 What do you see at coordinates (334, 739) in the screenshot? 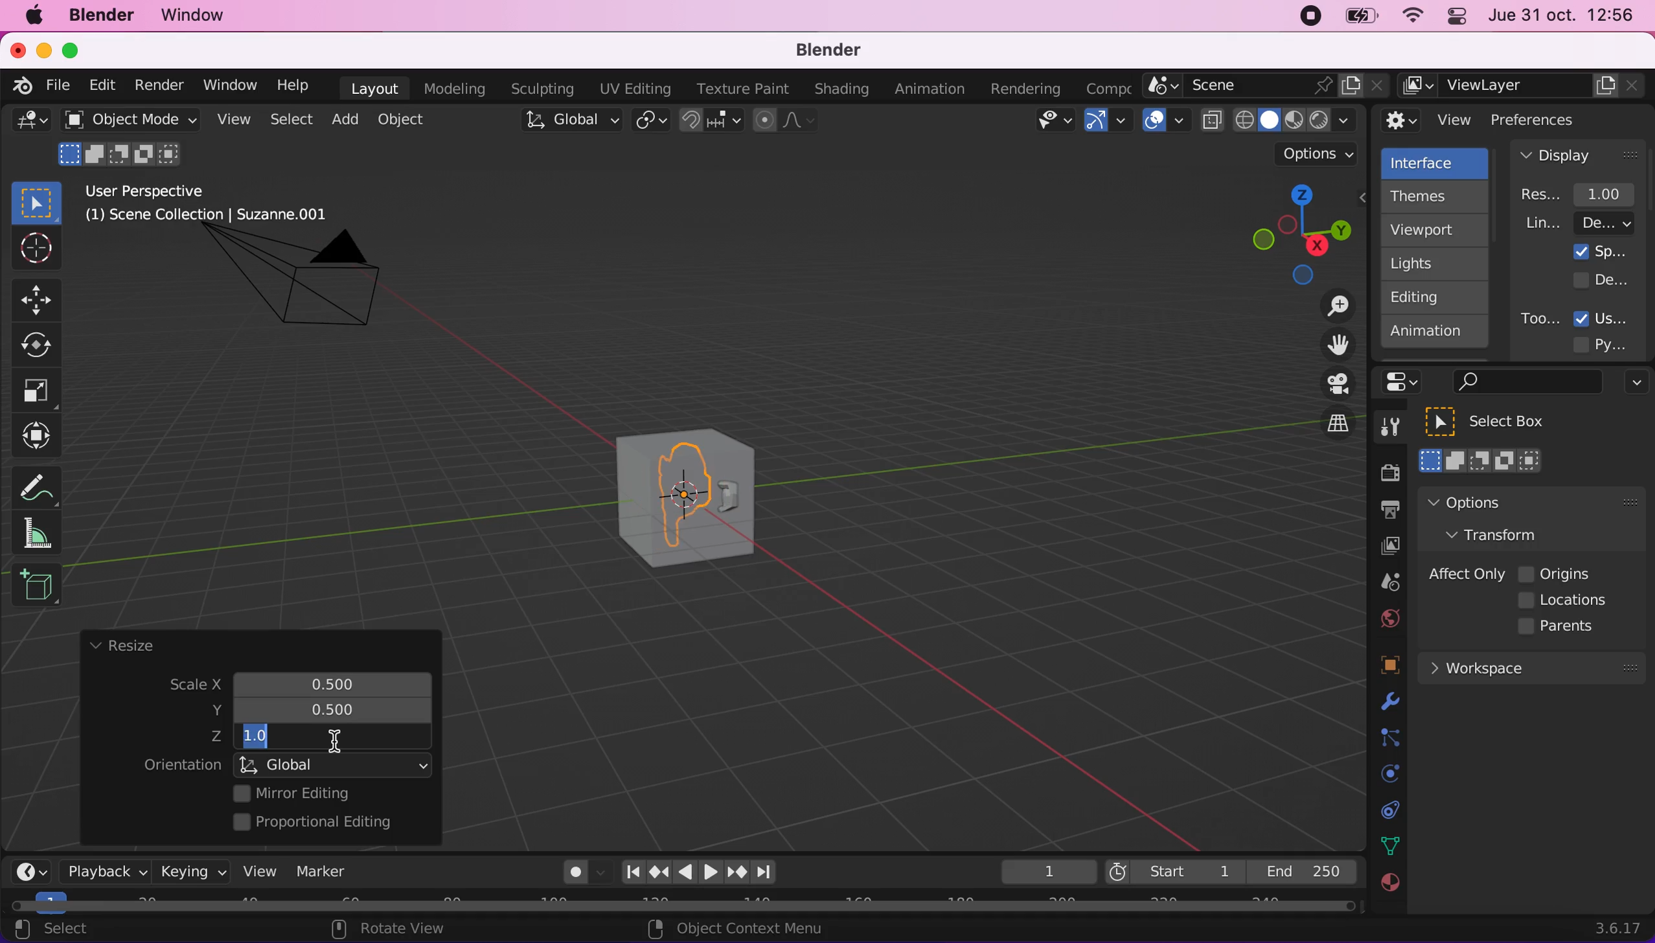
I see `cursor` at bounding box center [334, 739].